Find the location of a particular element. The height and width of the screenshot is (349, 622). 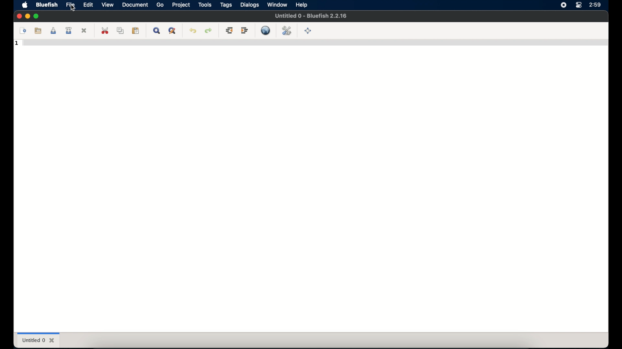

file is located at coordinates (71, 5).